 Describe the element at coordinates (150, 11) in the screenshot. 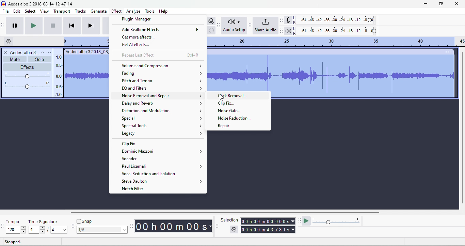

I see `tools` at that location.